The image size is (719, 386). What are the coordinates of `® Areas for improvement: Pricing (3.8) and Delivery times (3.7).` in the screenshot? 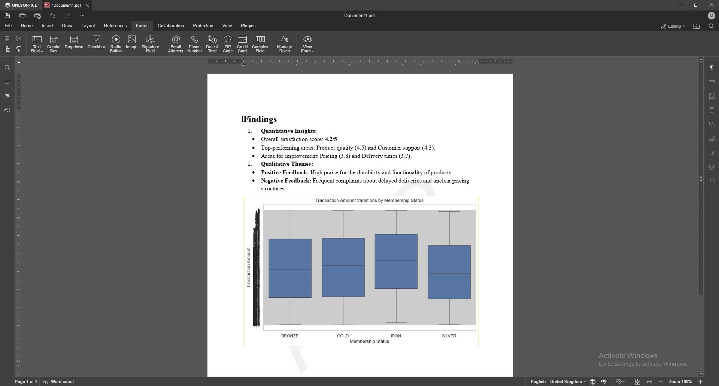 It's located at (337, 156).